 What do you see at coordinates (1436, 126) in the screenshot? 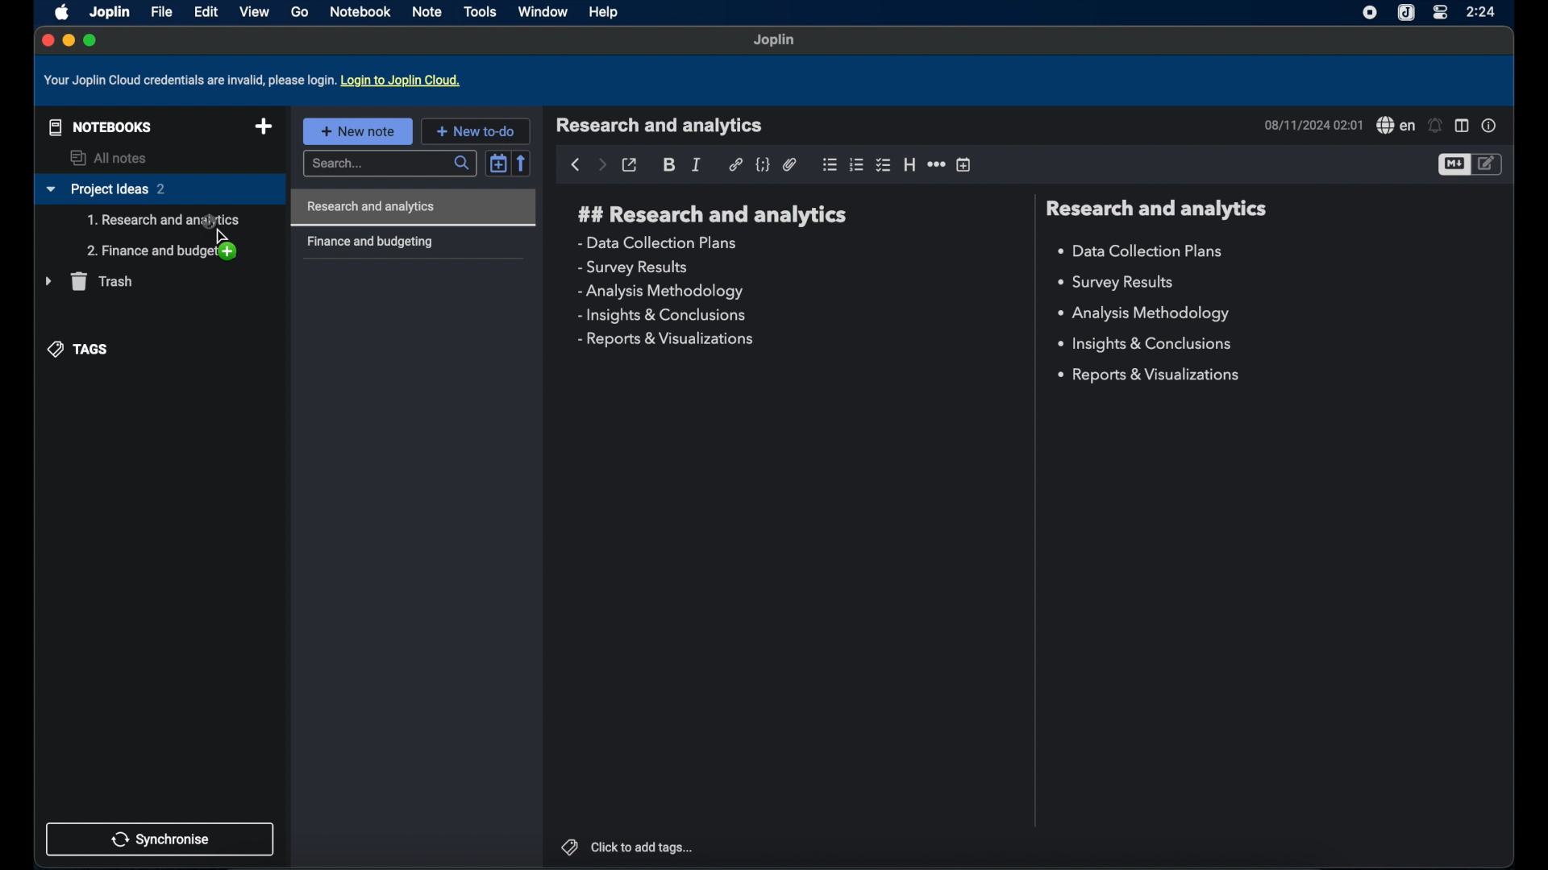
I see `set alarm` at bounding box center [1436, 126].